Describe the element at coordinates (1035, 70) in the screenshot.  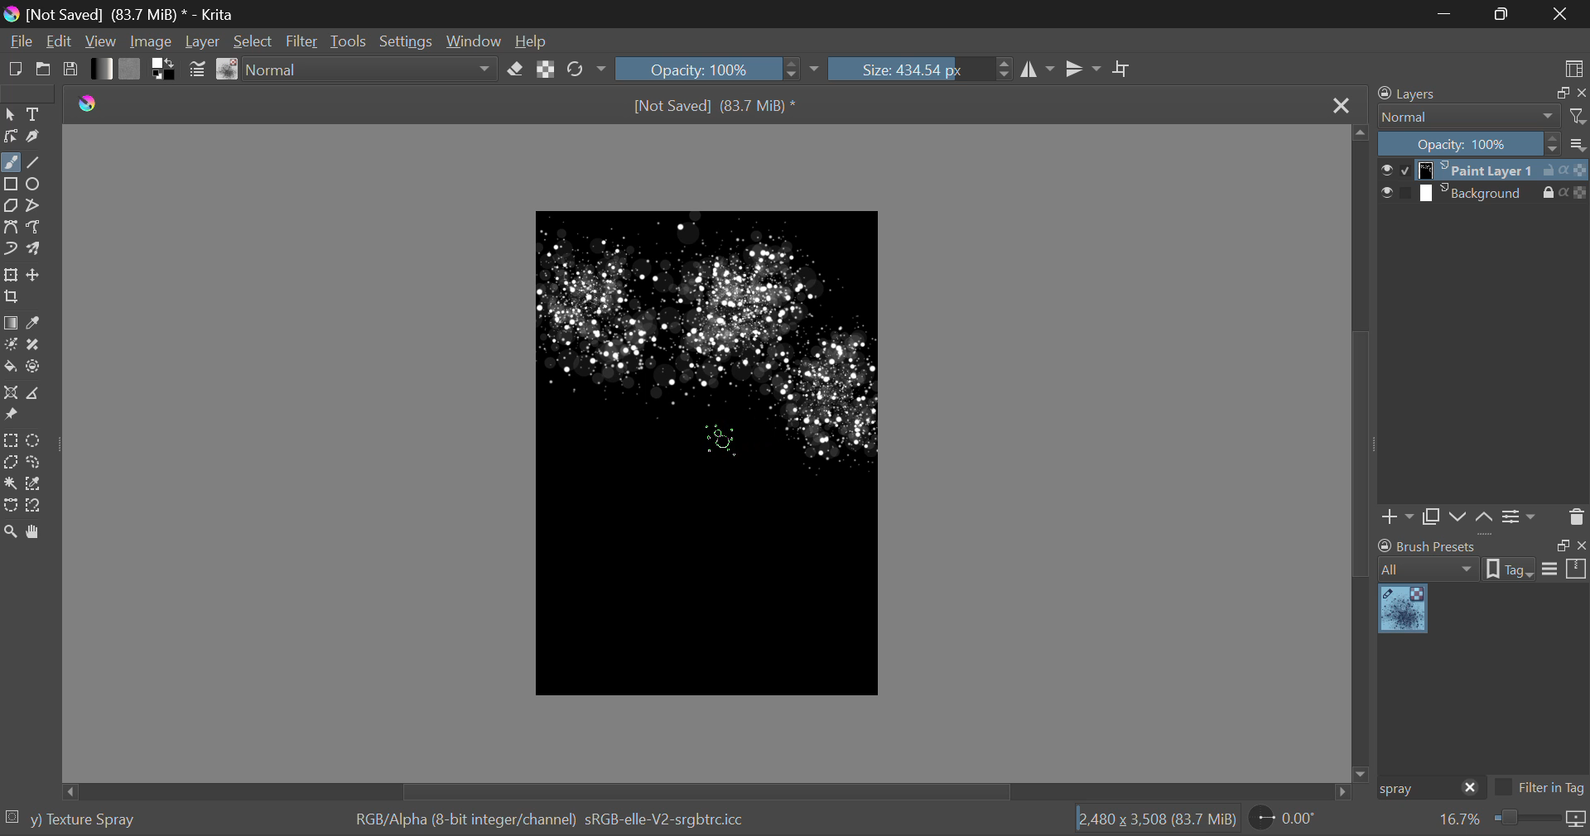
I see `Vertical Mirror Flip` at that location.